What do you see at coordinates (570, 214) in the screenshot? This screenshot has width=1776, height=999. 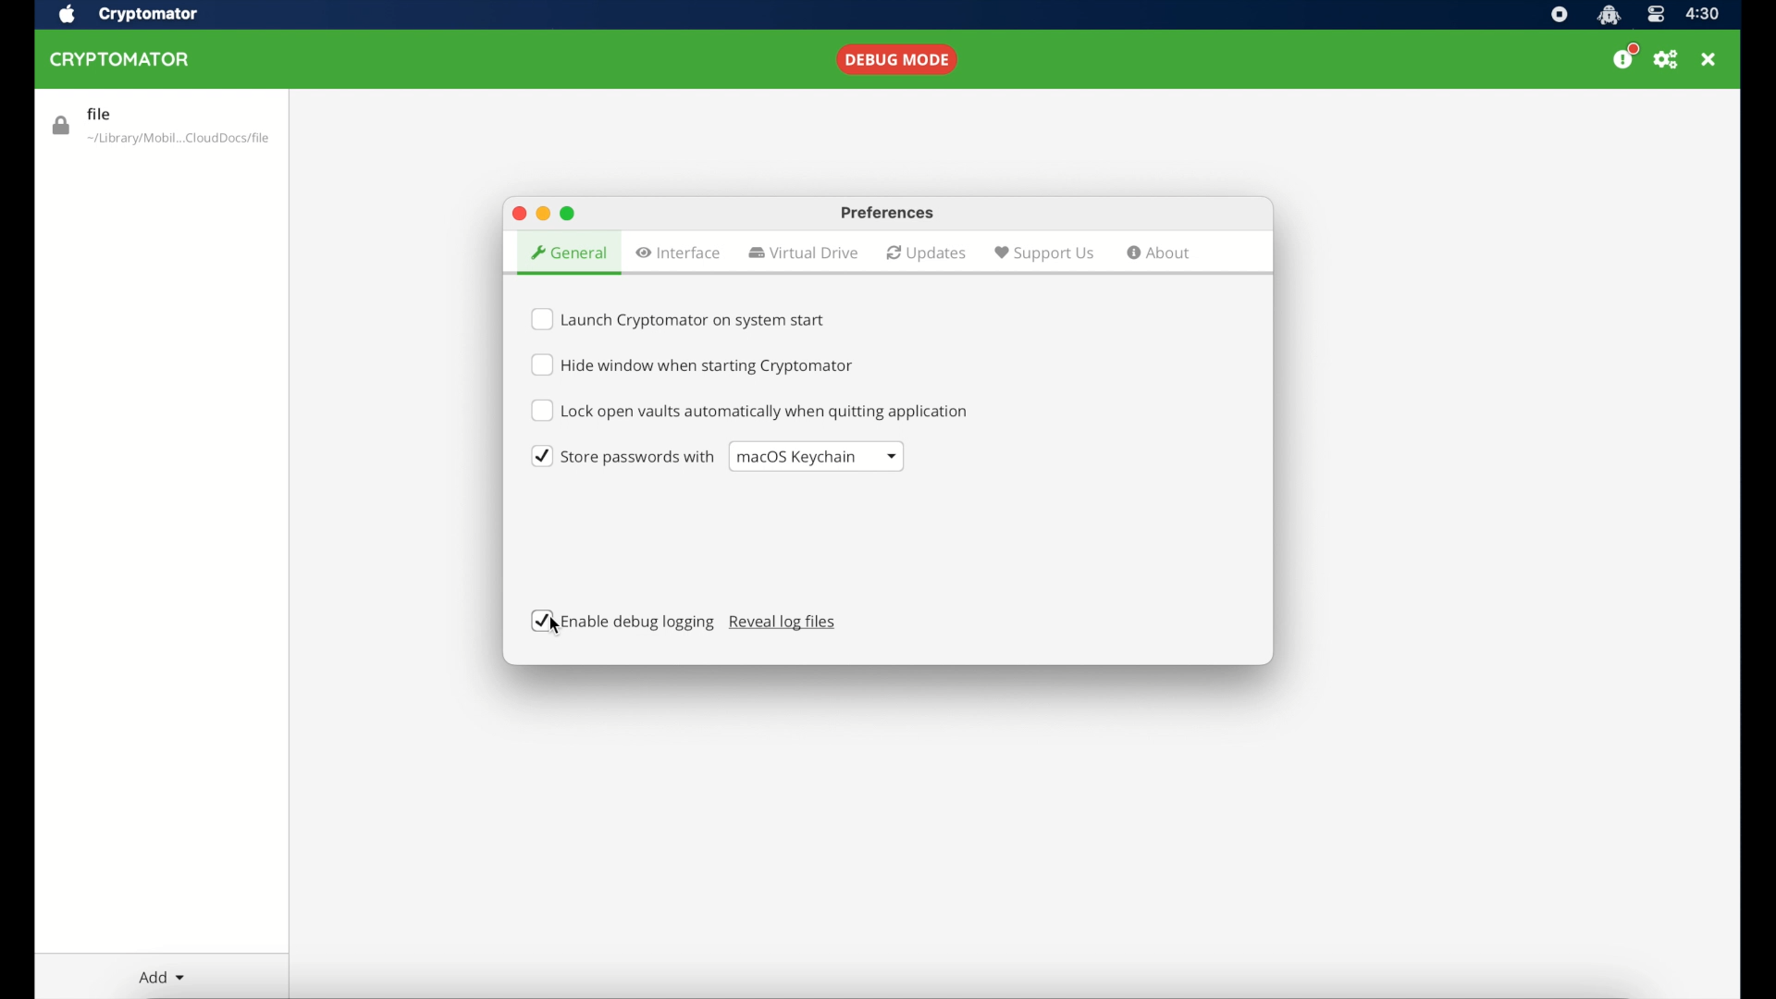 I see `maximize` at bounding box center [570, 214].